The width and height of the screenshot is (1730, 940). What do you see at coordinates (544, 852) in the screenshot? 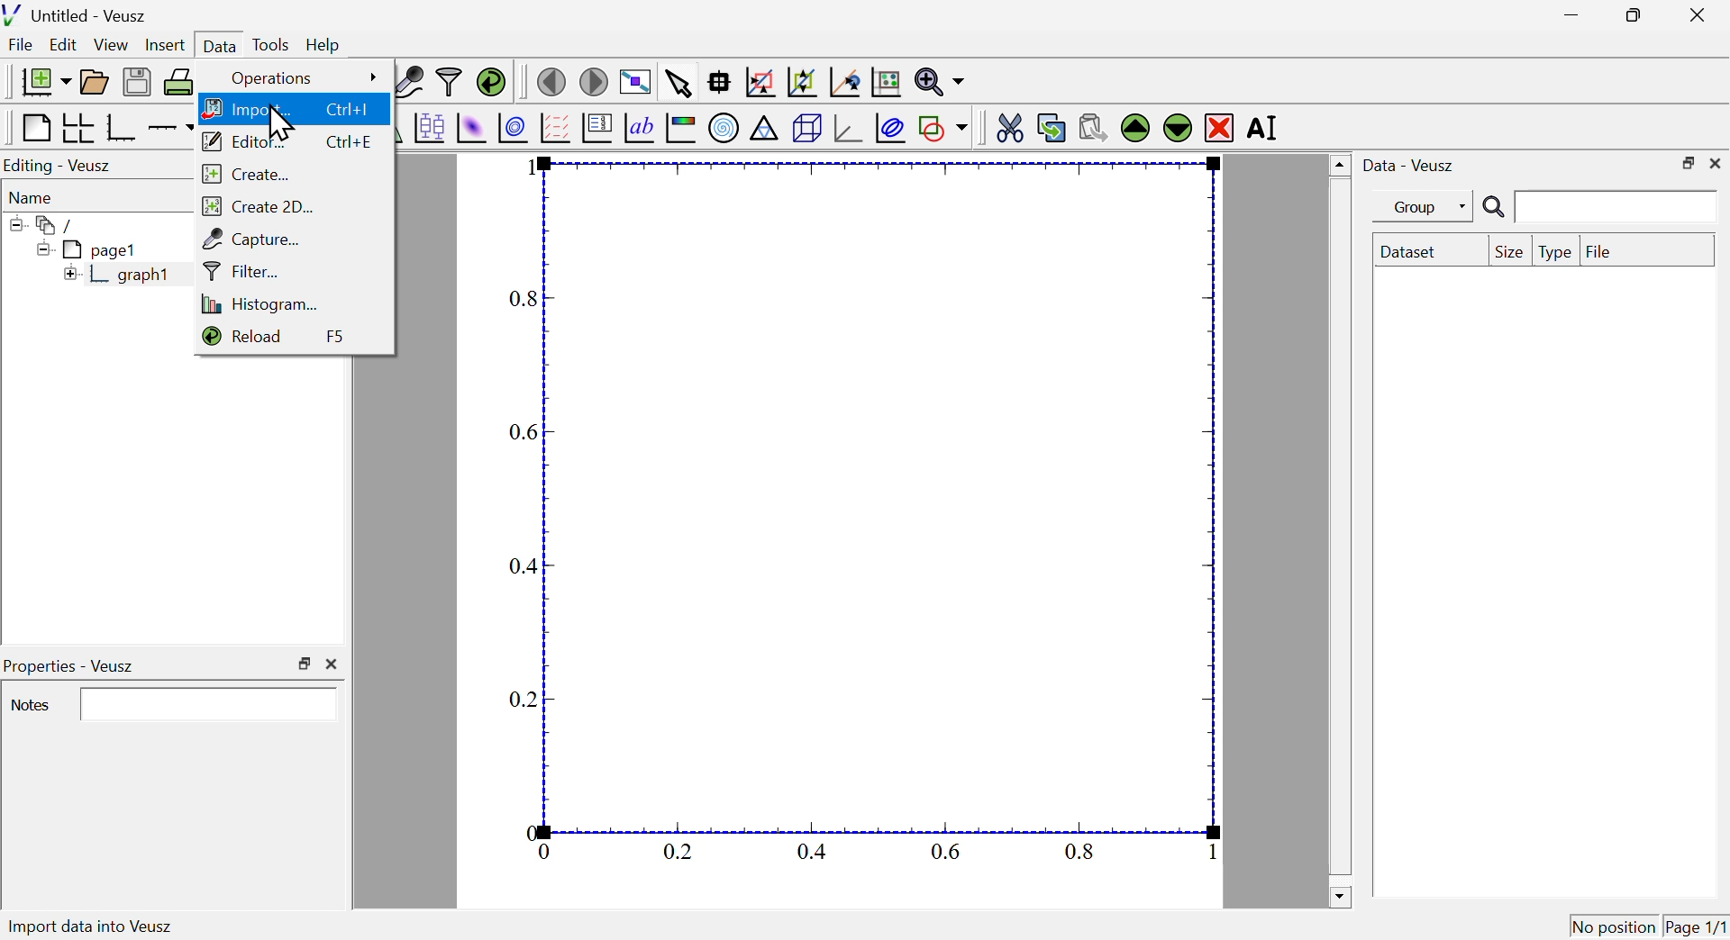
I see `0` at bounding box center [544, 852].